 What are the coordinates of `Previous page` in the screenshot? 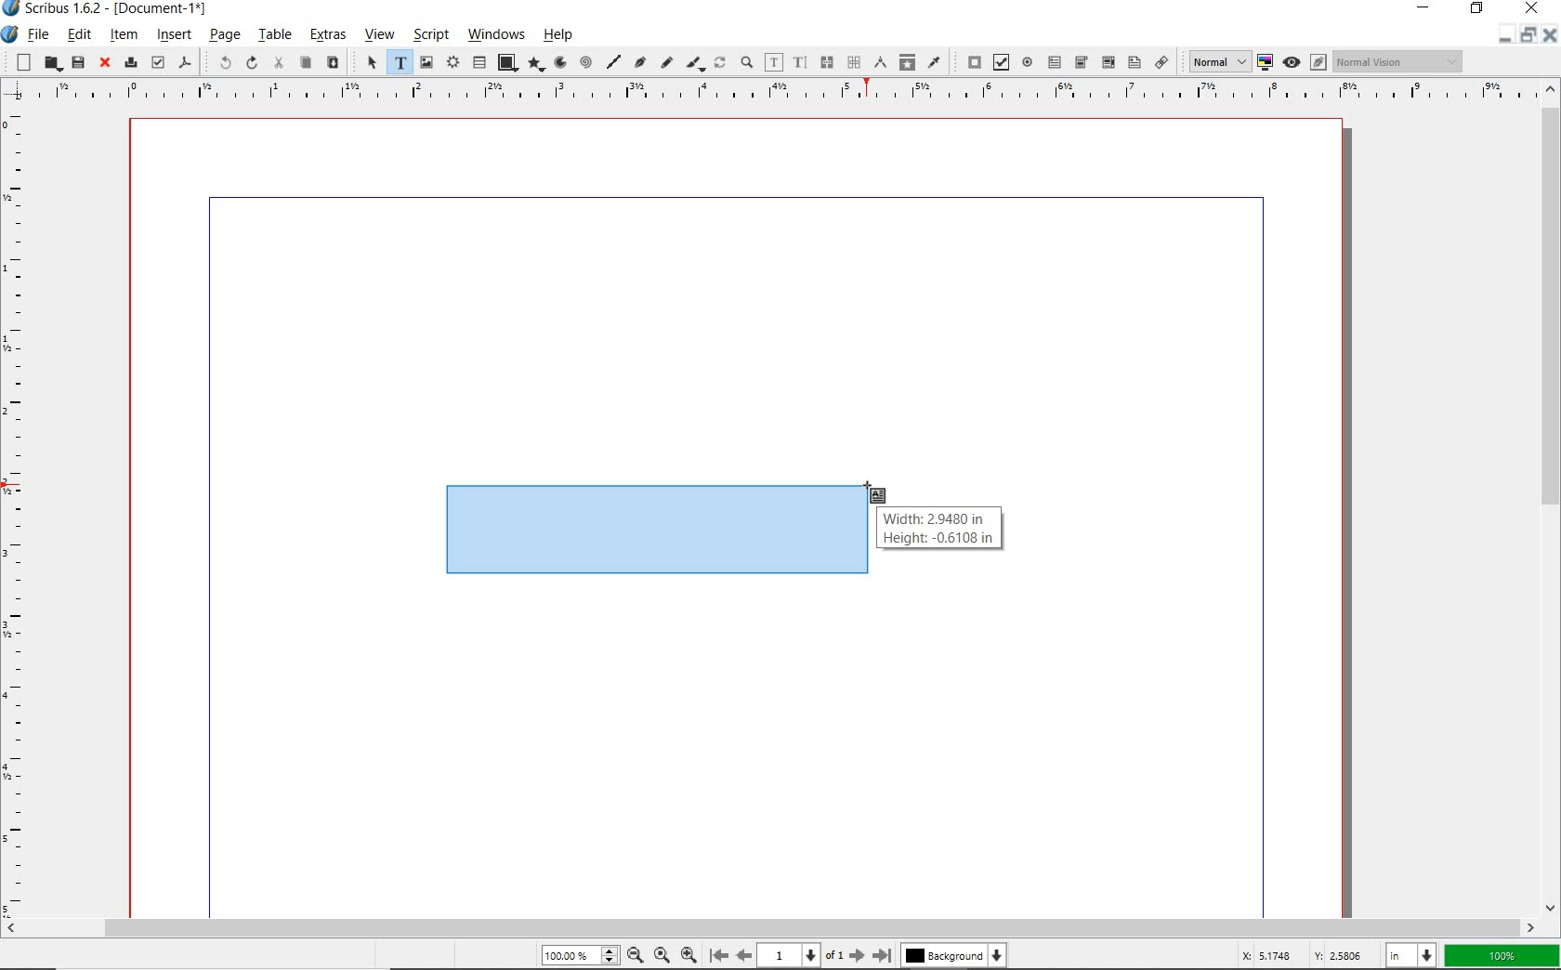 It's located at (741, 955).